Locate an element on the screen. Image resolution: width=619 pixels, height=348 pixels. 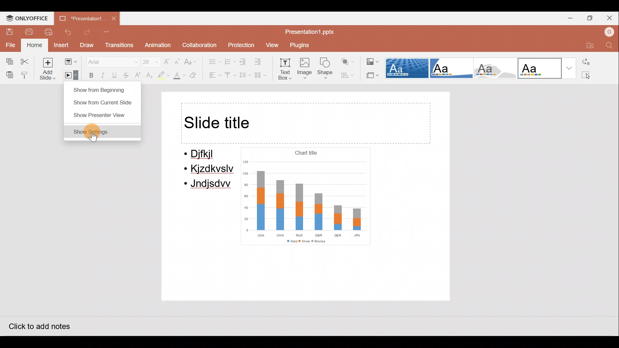
Cut is located at coordinates (28, 61).